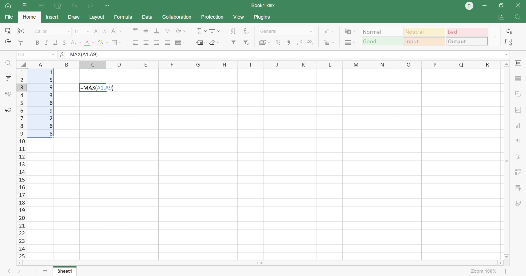  What do you see at coordinates (78, 31) in the screenshot?
I see `font size` at bounding box center [78, 31].